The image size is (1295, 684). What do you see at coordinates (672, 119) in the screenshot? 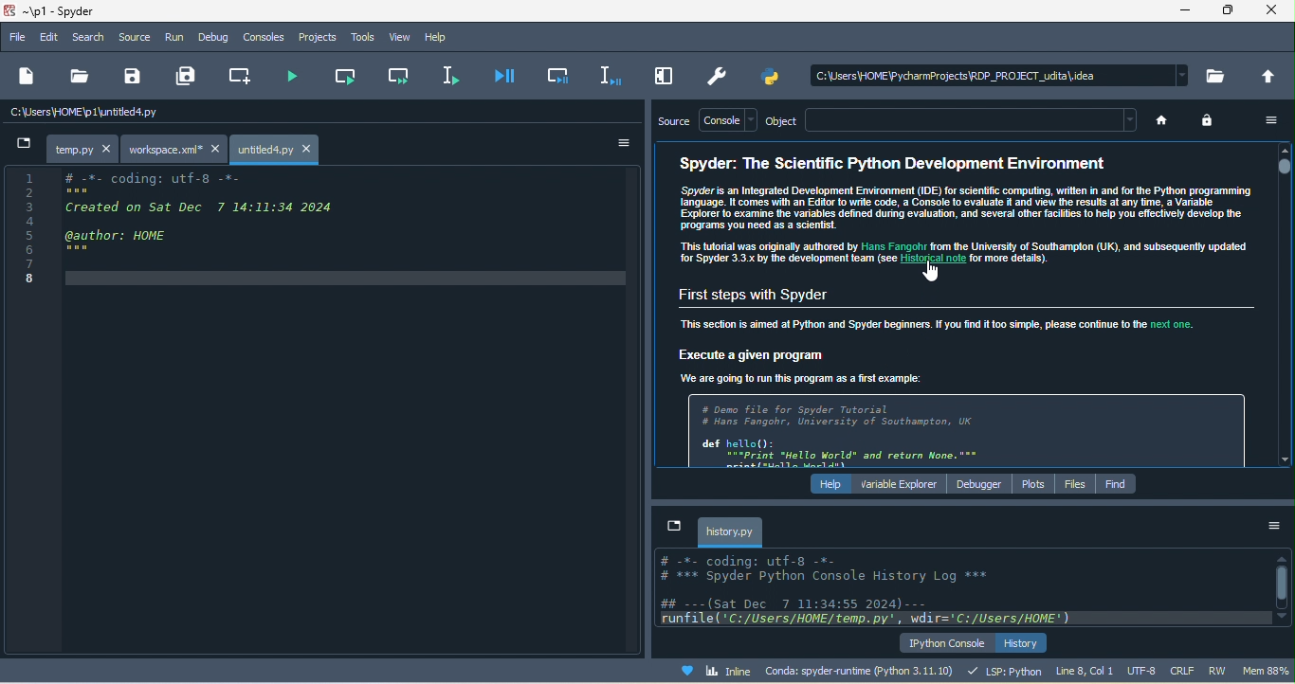
I see `source` at bounding box center [672, 119].